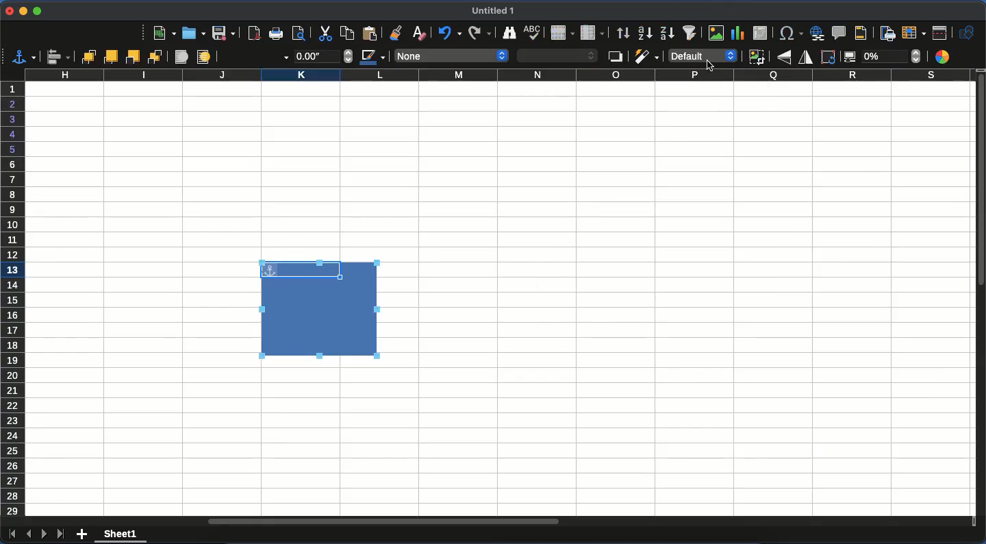 Image resolution: width=986 pixels, height=544 pixels. I want to click on select anchor for object, so click(24, 56).